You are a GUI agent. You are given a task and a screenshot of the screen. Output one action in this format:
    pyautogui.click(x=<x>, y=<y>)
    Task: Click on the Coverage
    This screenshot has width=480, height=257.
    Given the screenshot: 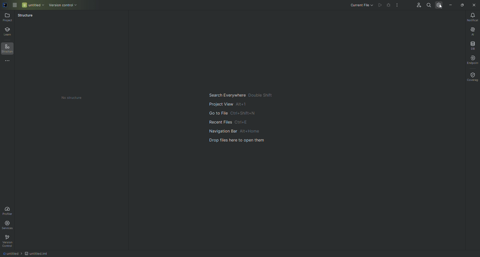 What is the action you would take?
    pyautogui.click(x=472, y=77)
    